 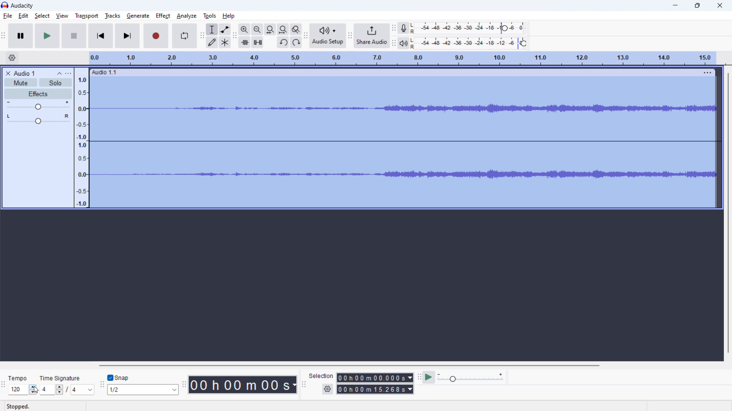 What do you see at coordinates (202, 36) in the screenshot?
I see `tools toolbar` at bounding box center [202, 36].